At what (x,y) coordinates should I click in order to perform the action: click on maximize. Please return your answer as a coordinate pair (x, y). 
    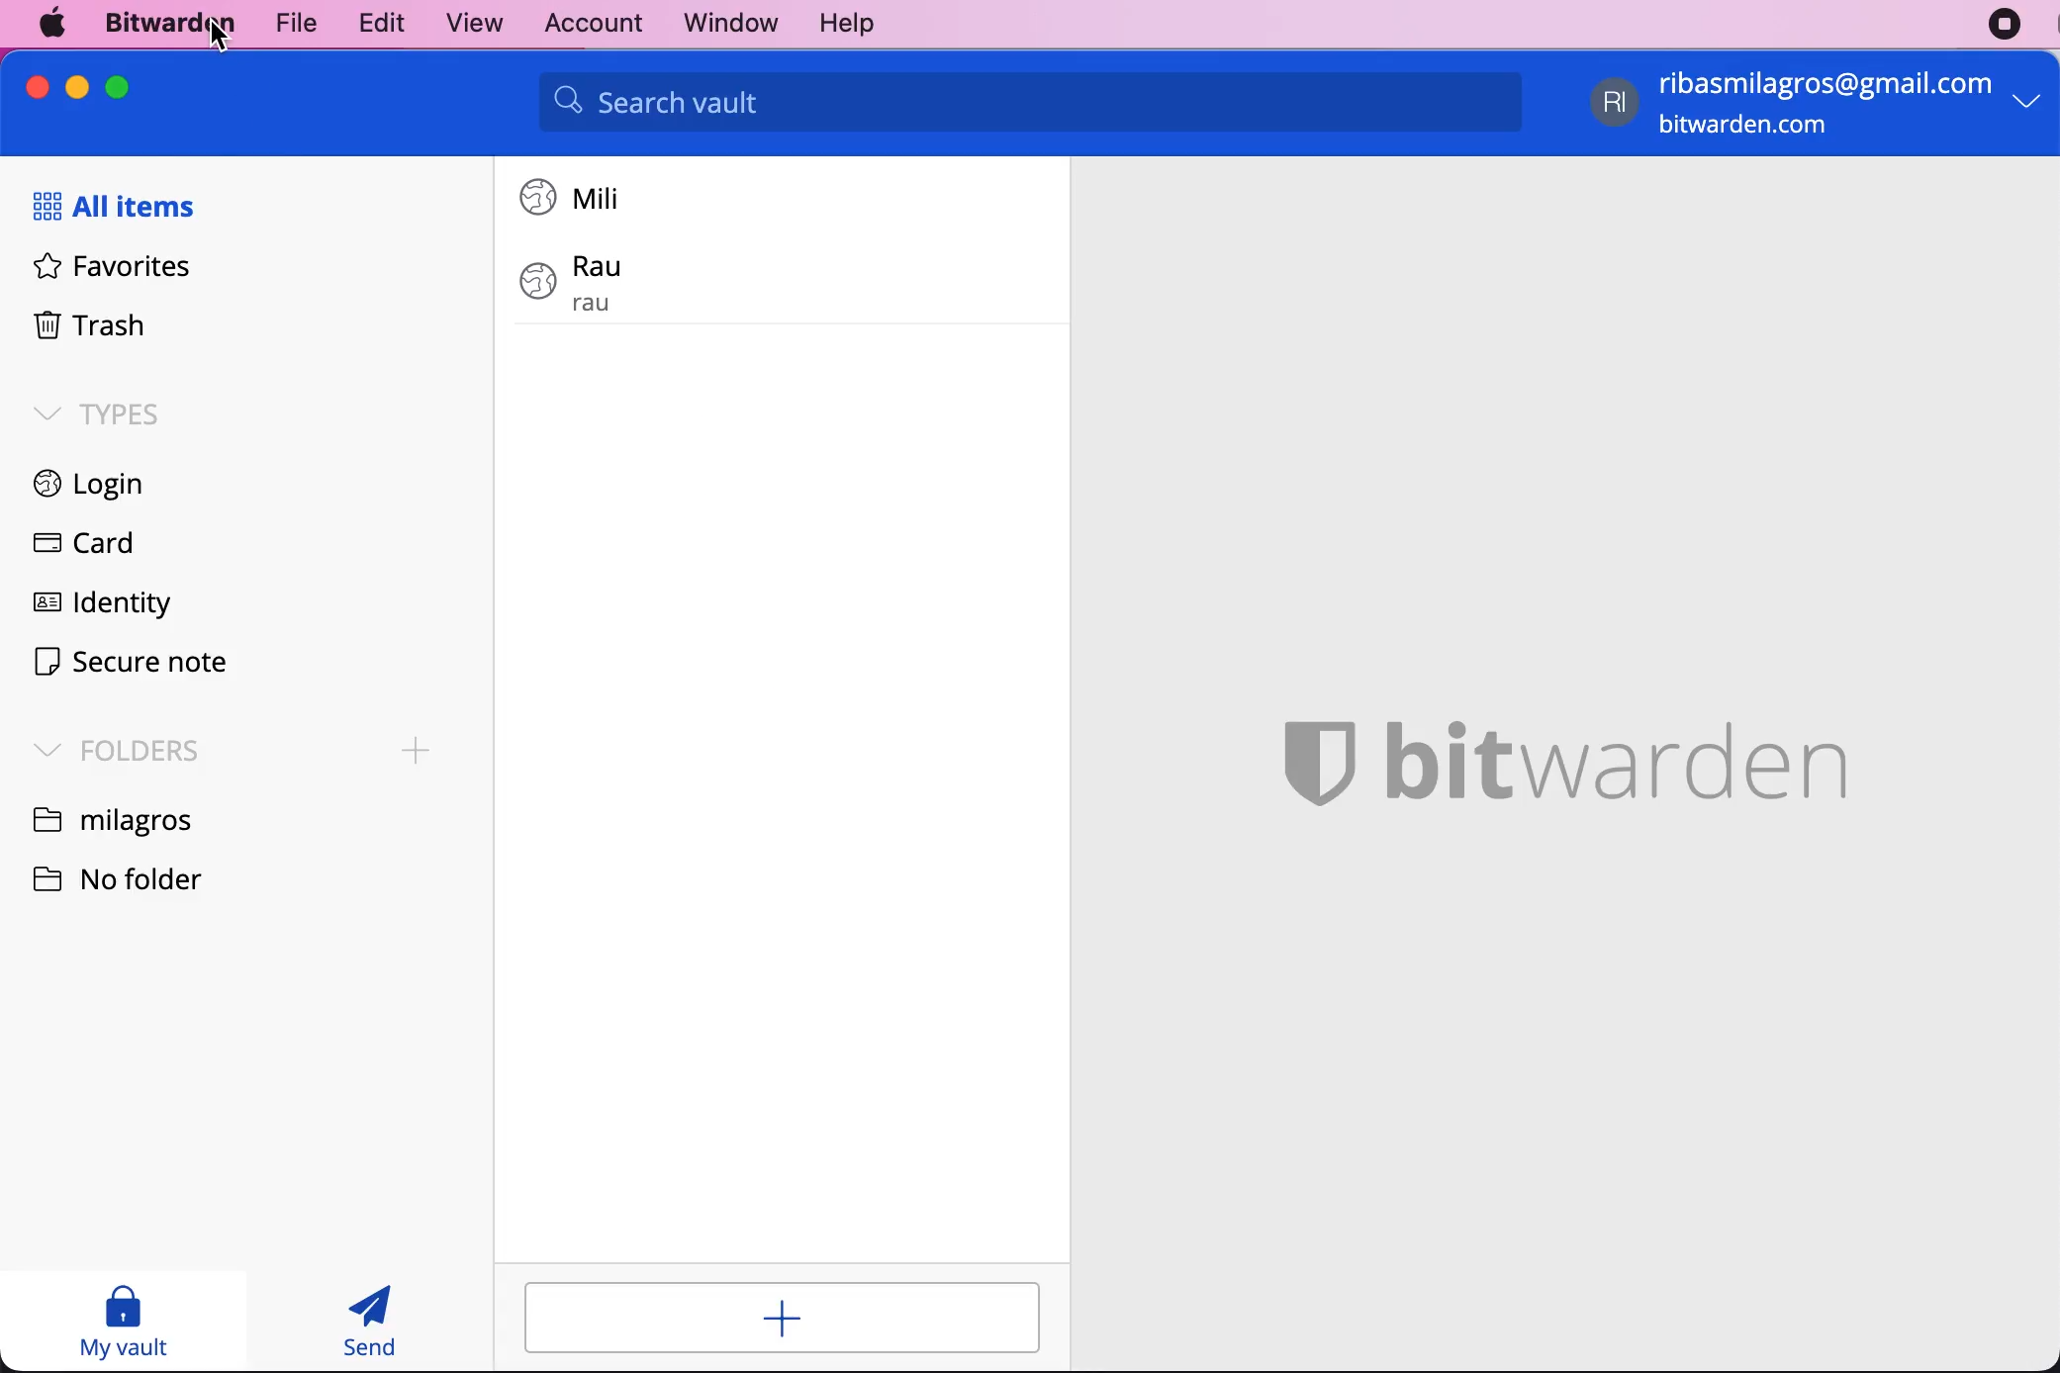
    Looking at the image, I should click on (117, 86).